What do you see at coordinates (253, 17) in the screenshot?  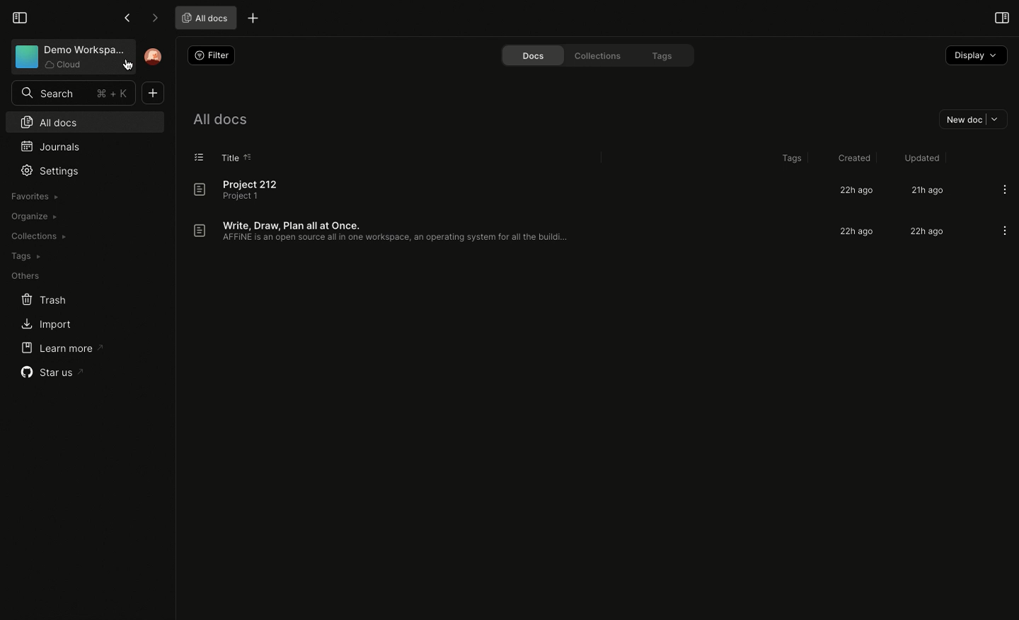 I see `New tab` at bounding box center [253, 17].